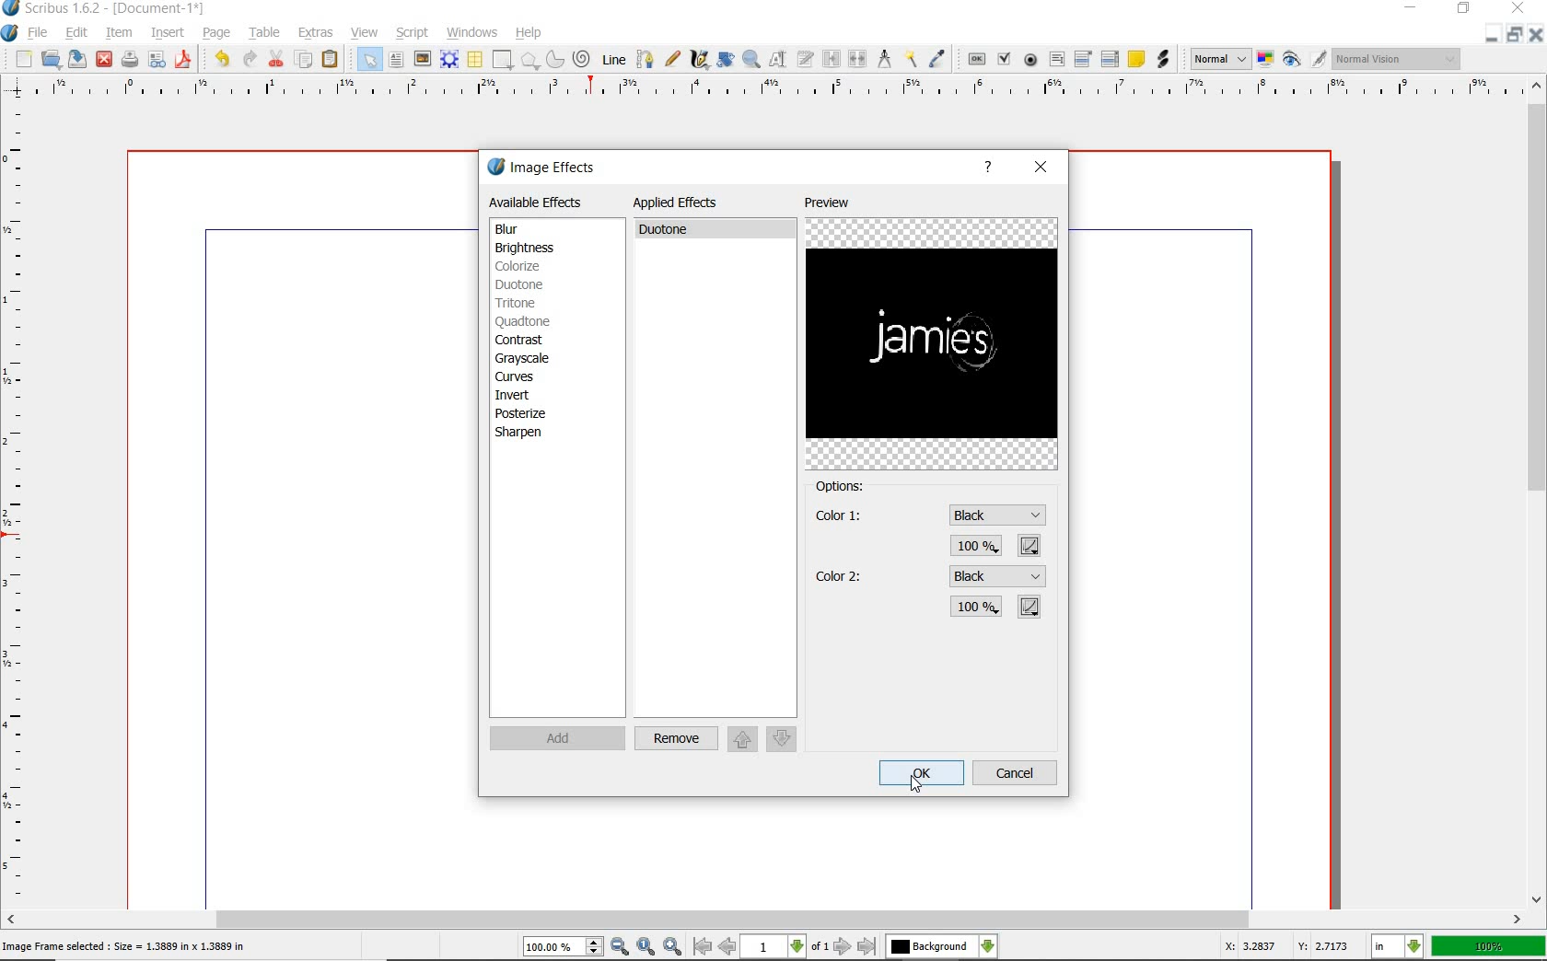 The image size is (1547, 961). I want to click on copy item properties, so click(910, 59).